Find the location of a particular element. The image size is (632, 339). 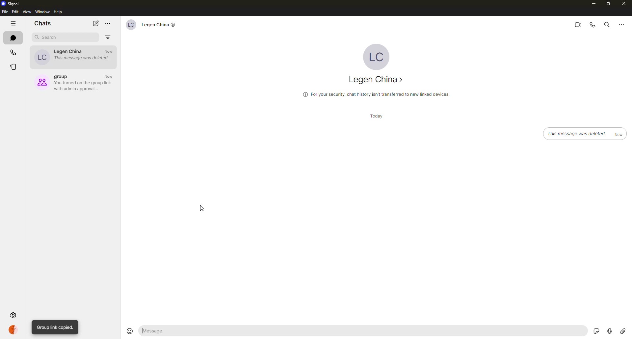

message deleted is located at coordinates (586, 133).